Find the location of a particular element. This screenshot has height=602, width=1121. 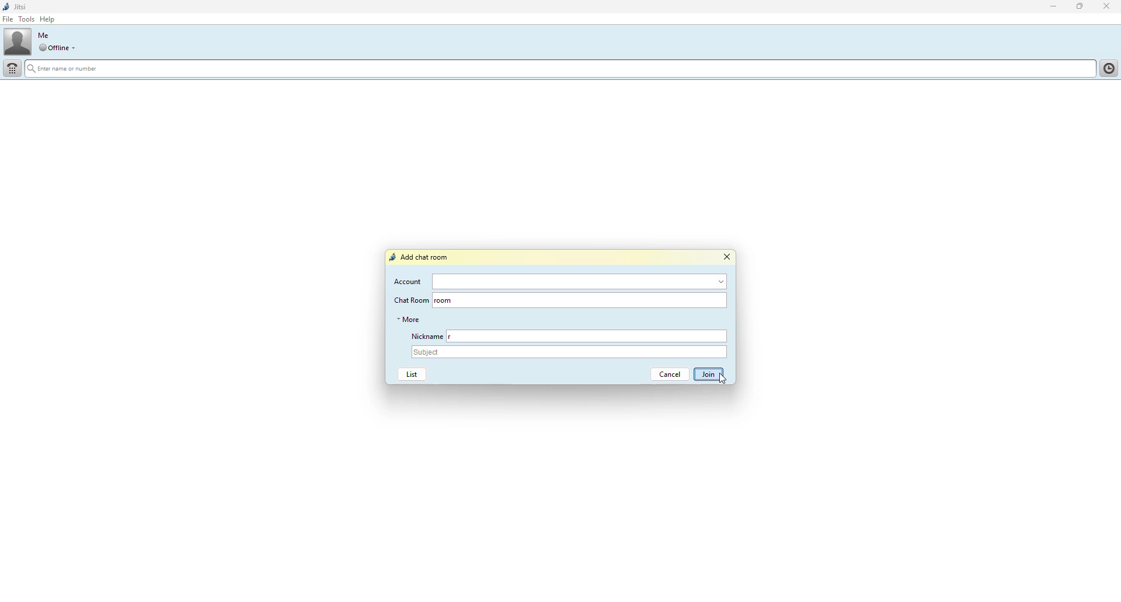

nickname is located at coordinates (597, 336).